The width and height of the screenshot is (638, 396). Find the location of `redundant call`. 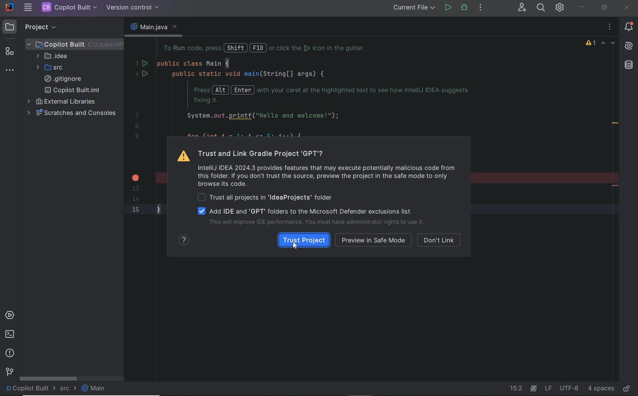

redundant call is located at coordinates (615, 124).